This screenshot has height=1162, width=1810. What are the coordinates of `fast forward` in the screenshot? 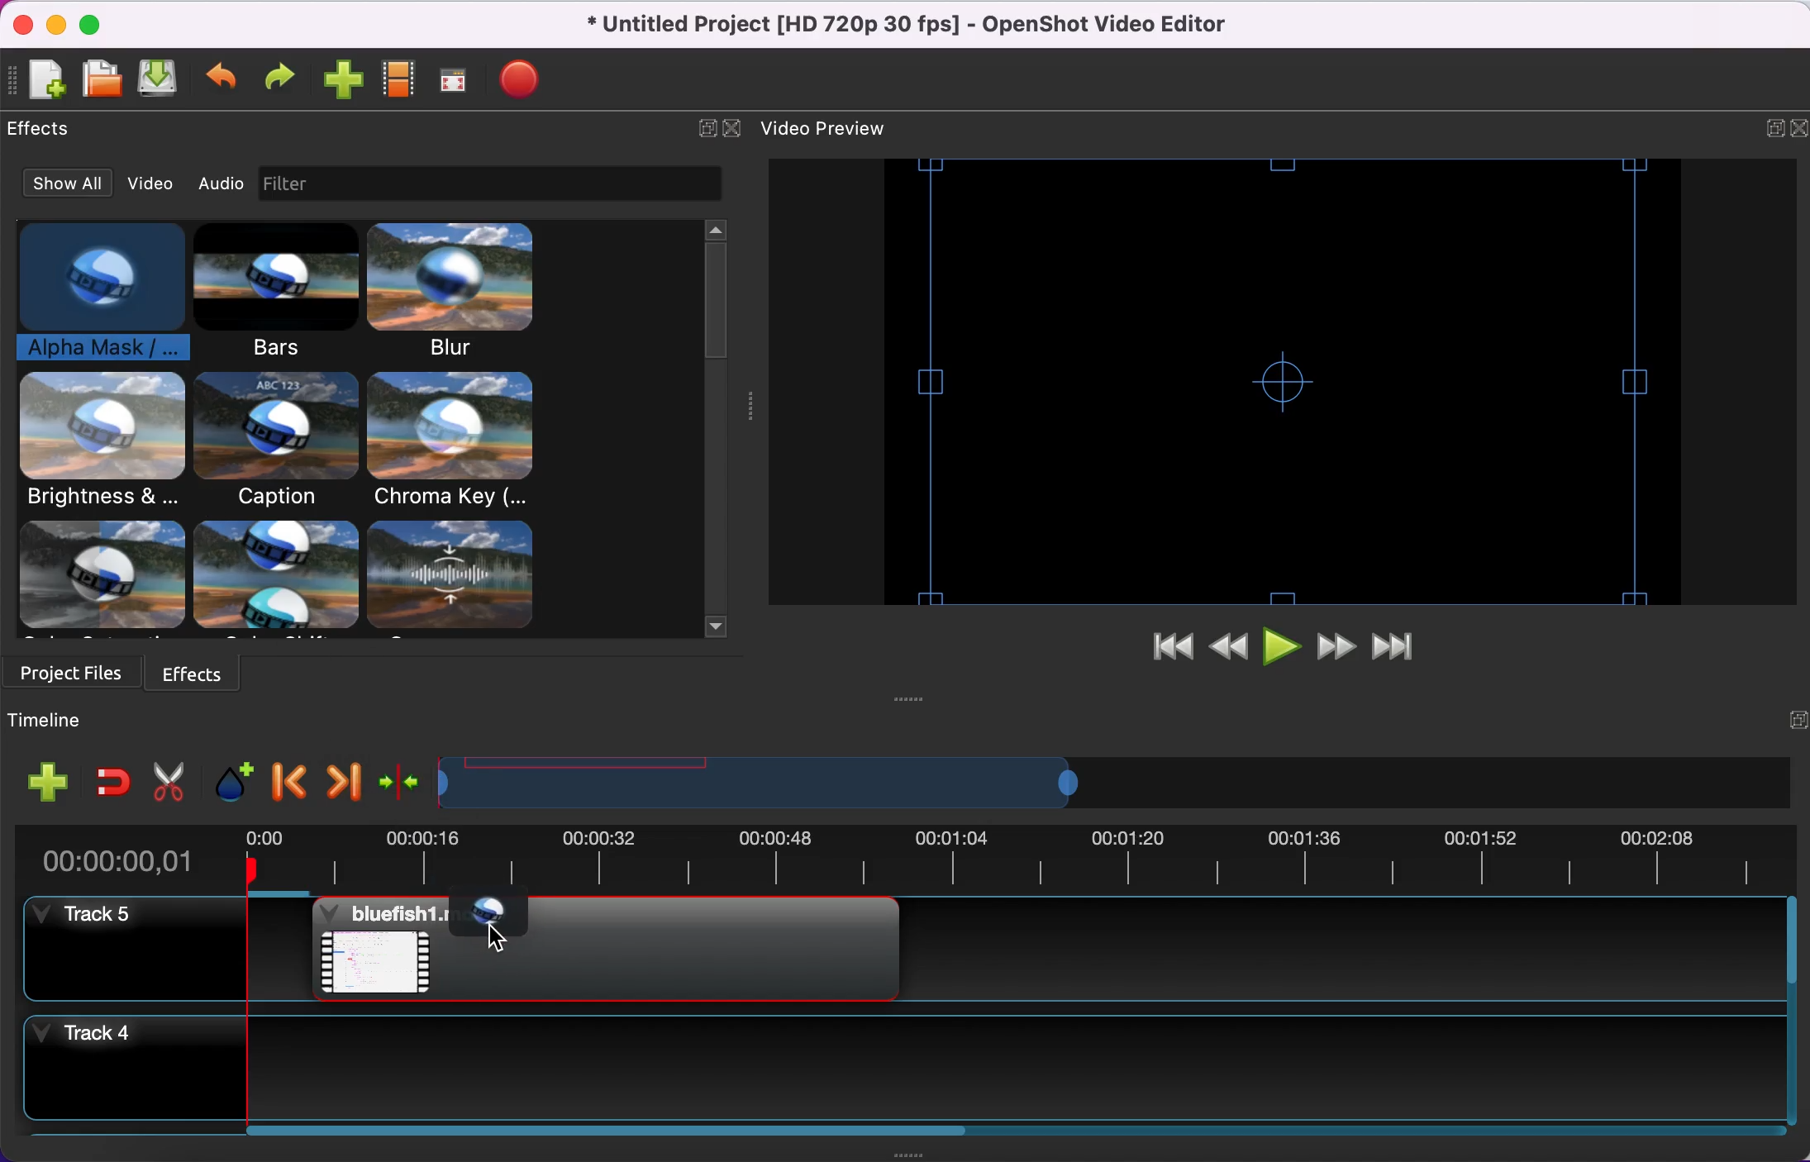 It's located at (1337, 645).